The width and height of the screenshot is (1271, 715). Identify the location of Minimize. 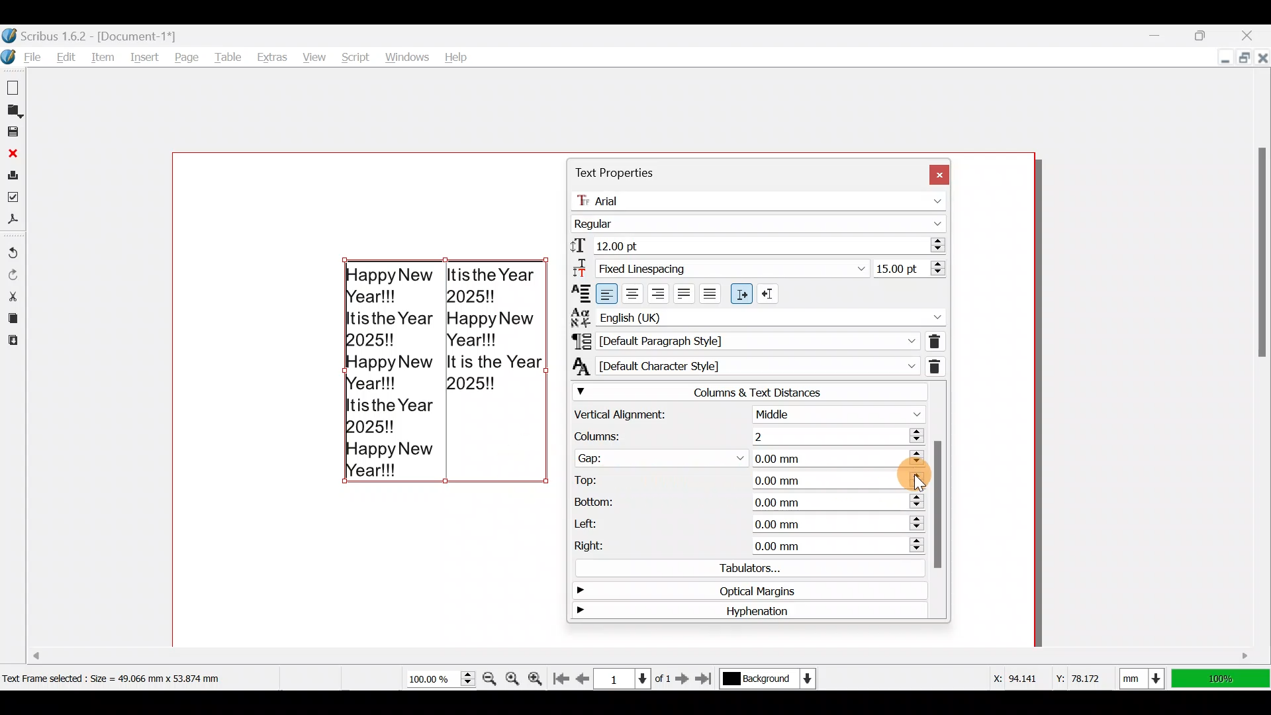
(1159, 35).